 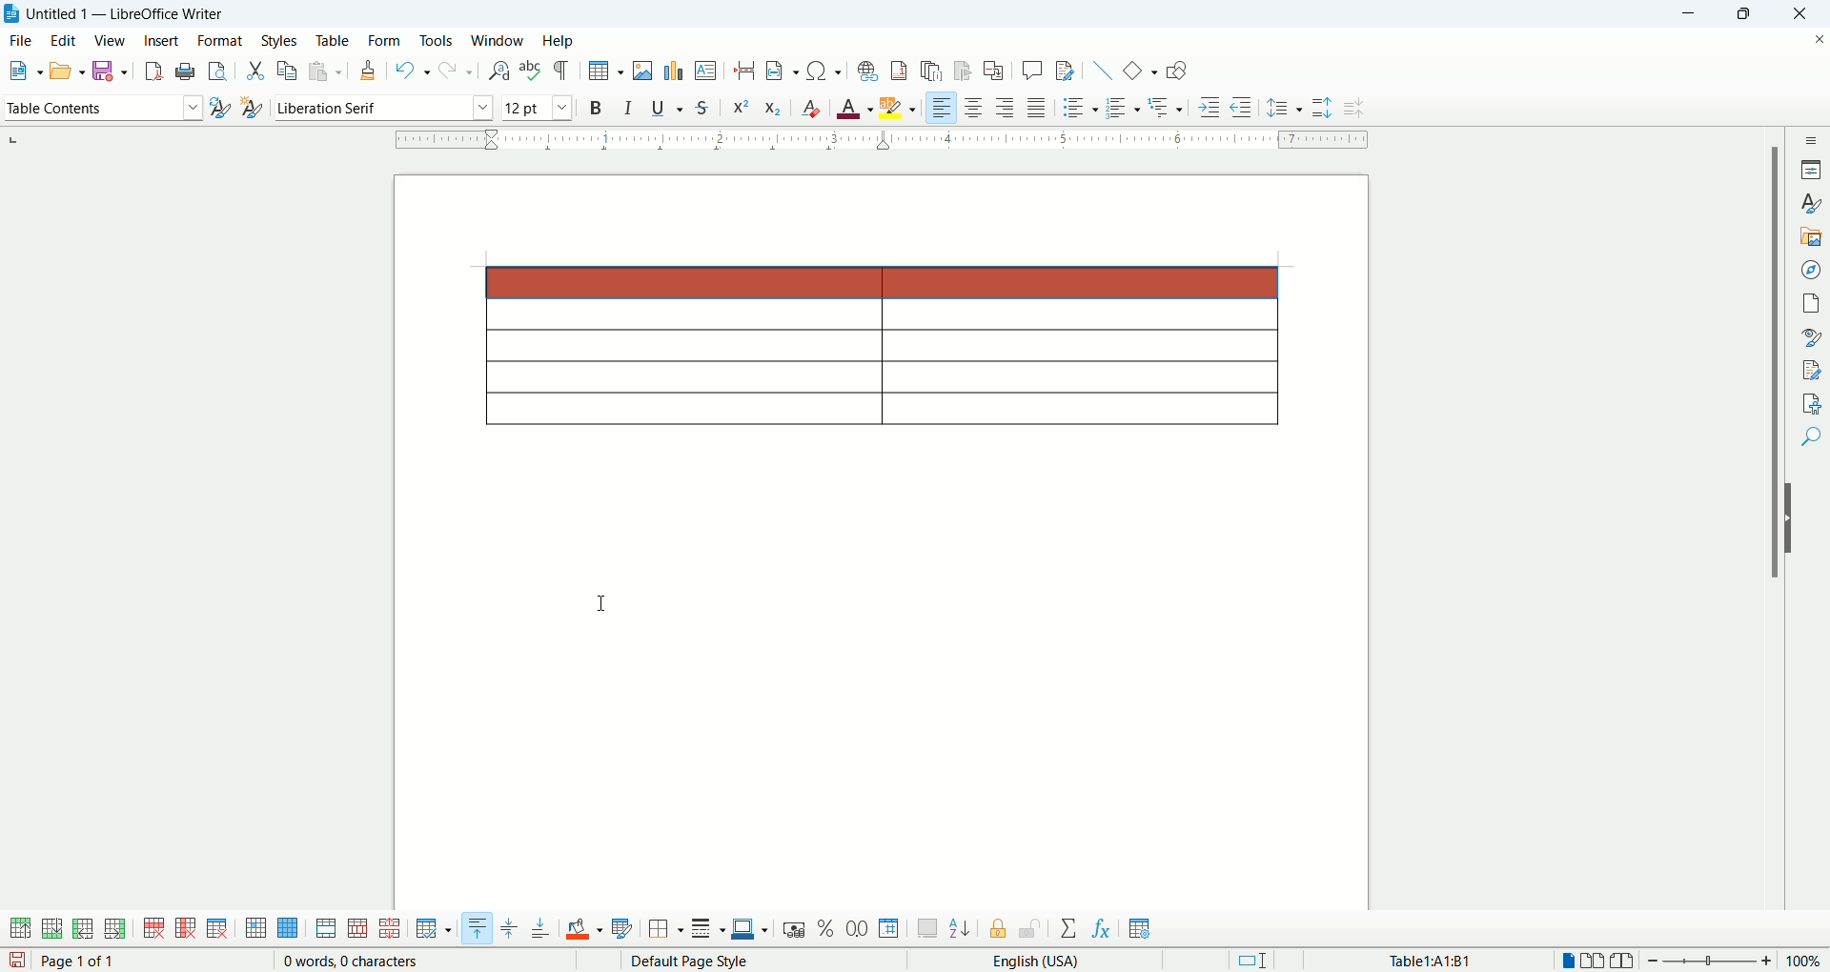 What do you see at coordinates (1321, 108) in the screenshot?
I see `increase paragraph spacing` at bounding box center [1321, 108].